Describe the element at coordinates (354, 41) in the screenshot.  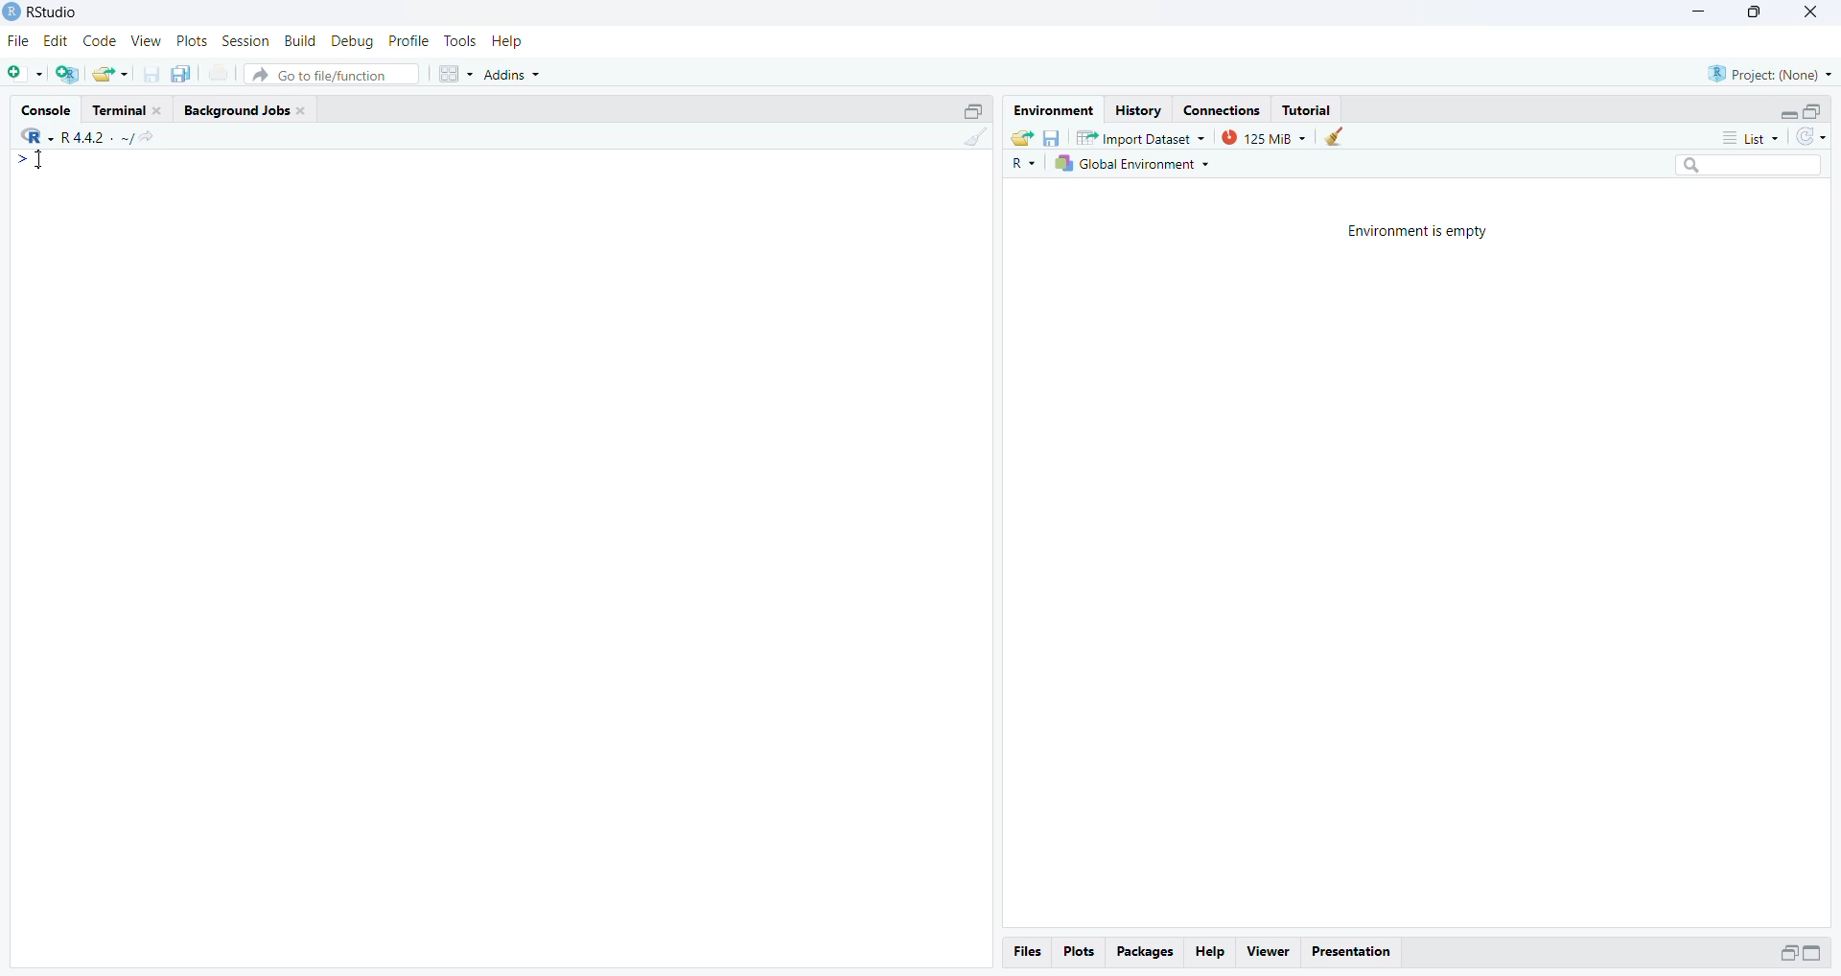
I see `Debug` at that location.